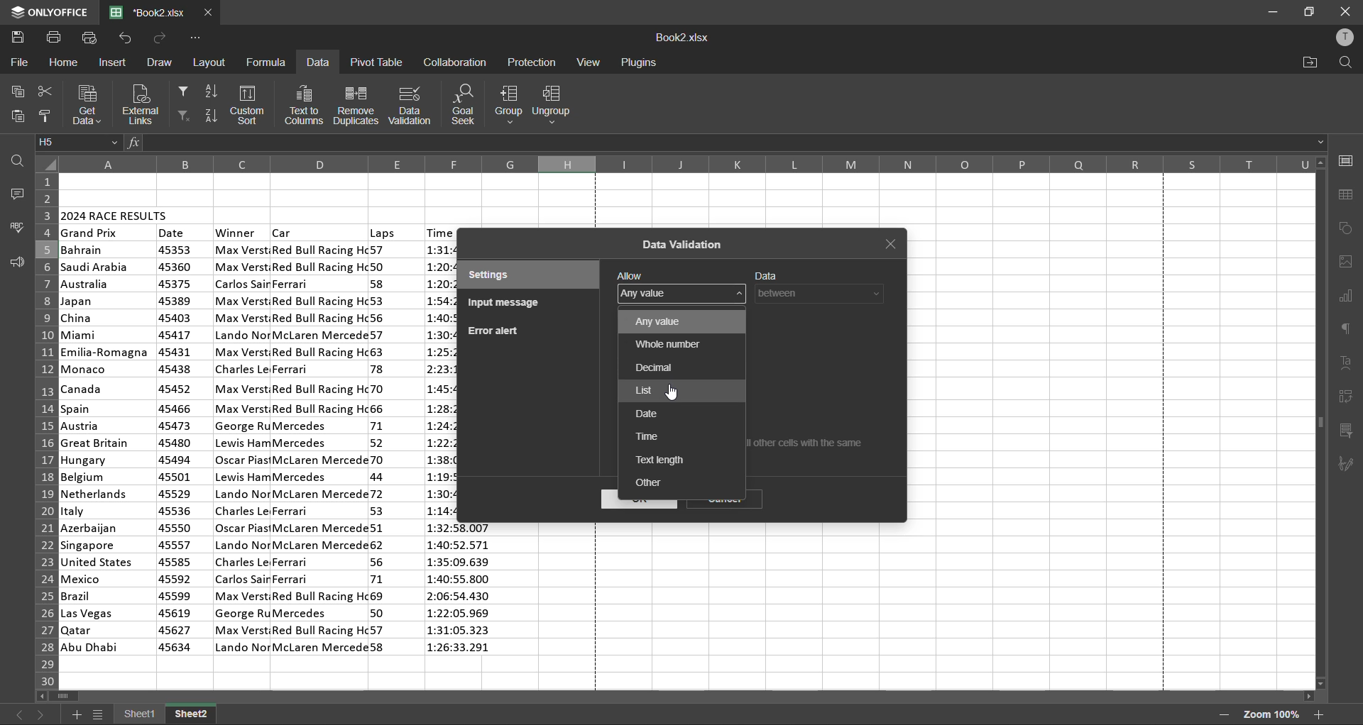 This screenshot has width=1363, height=725. Describe the element at coordinates (677, 698) in the screenshot. I see `scrollbar` at that location.